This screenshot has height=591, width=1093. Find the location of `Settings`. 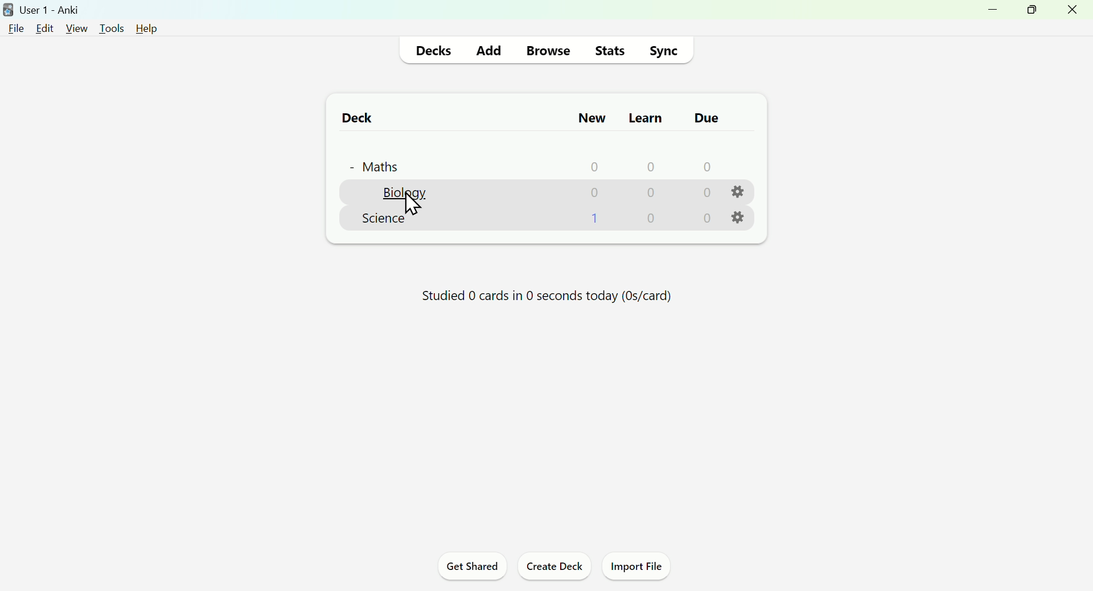

Settings is located at coordinates (741, 218).